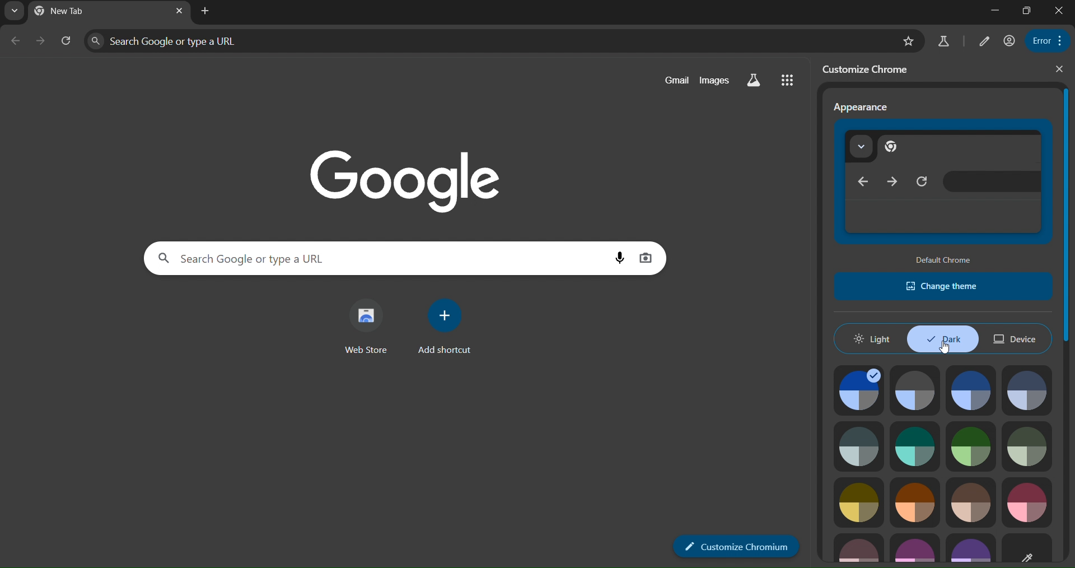 Image resolution: width=1075 pixels, height=568 pixels. I want to click on theme icon, so click(1031, 390).